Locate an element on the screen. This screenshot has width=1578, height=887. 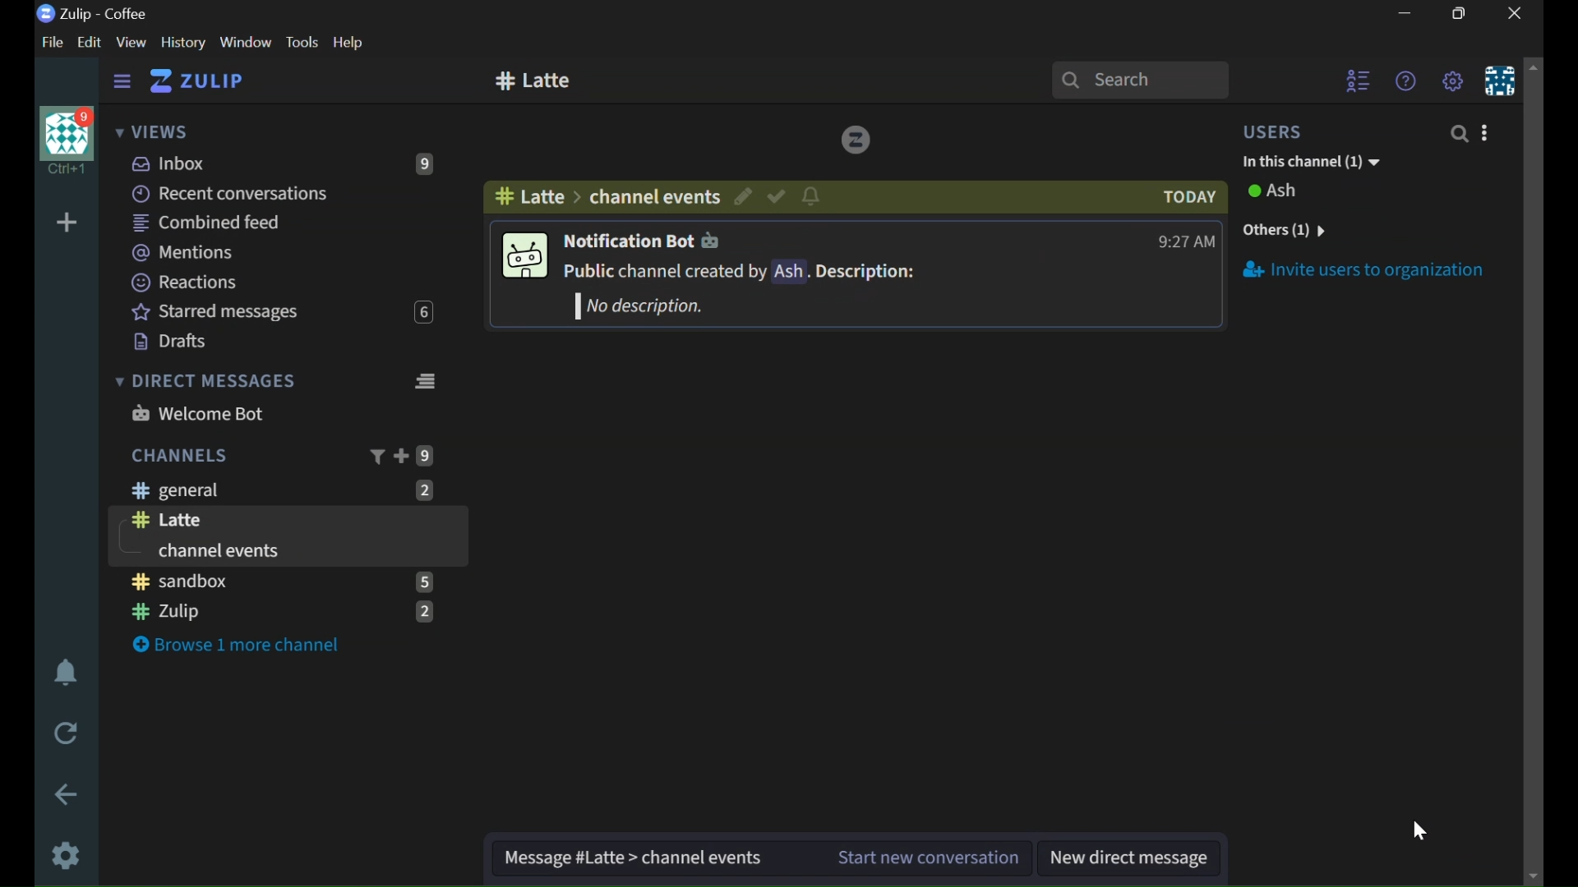
users is located at coordinates (1275, 130).